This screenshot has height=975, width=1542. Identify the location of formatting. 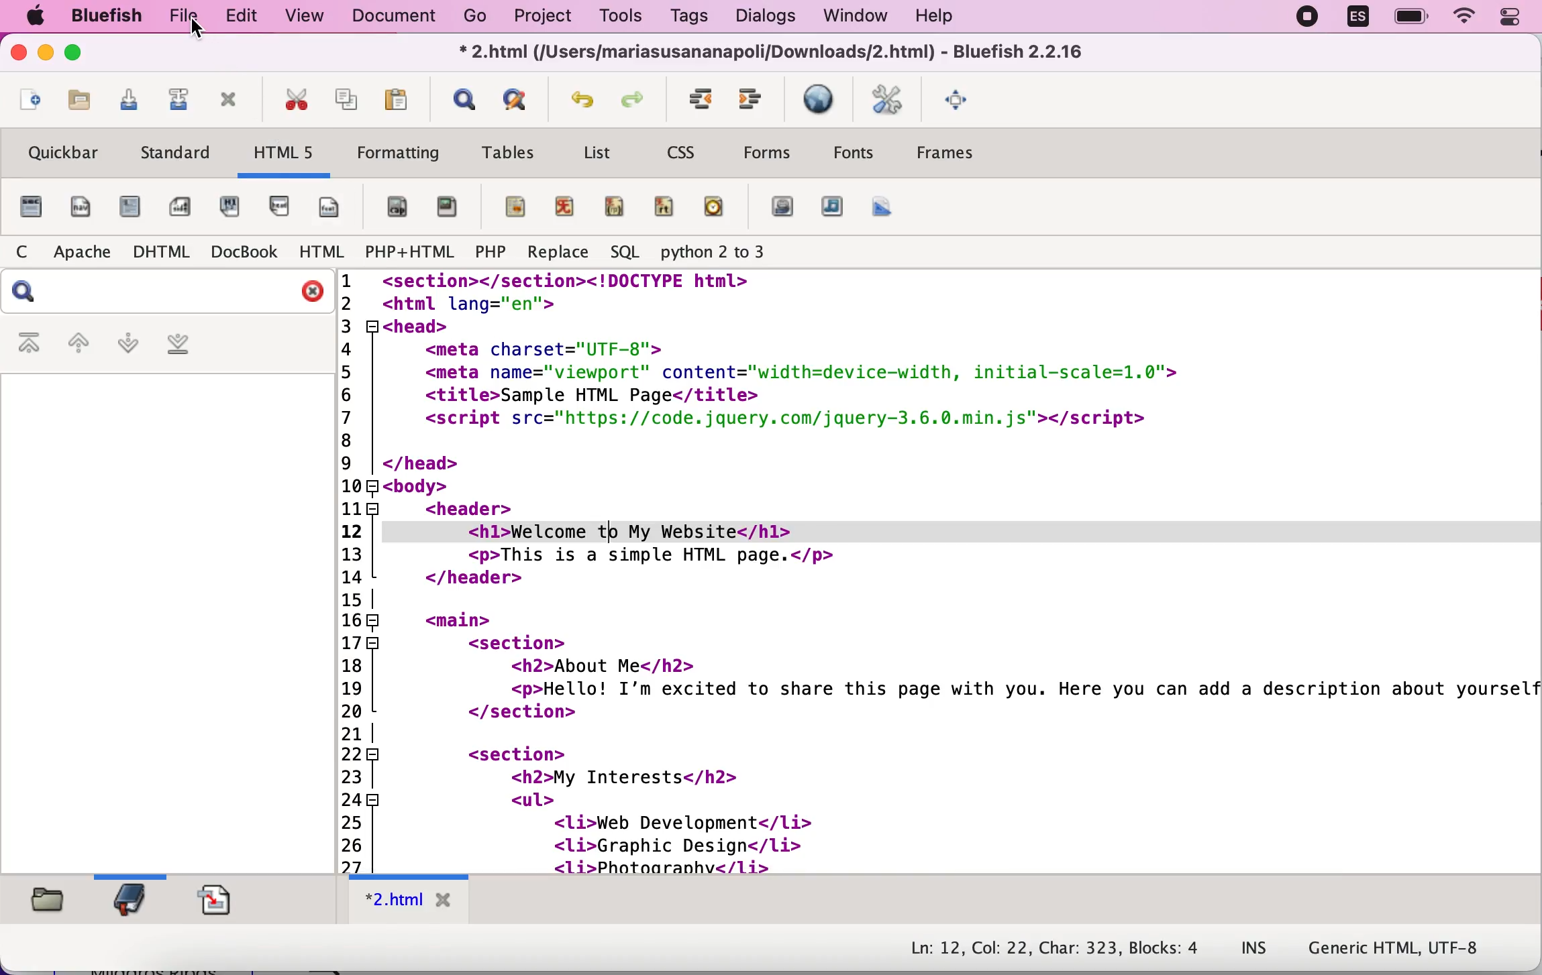
(399, 156).